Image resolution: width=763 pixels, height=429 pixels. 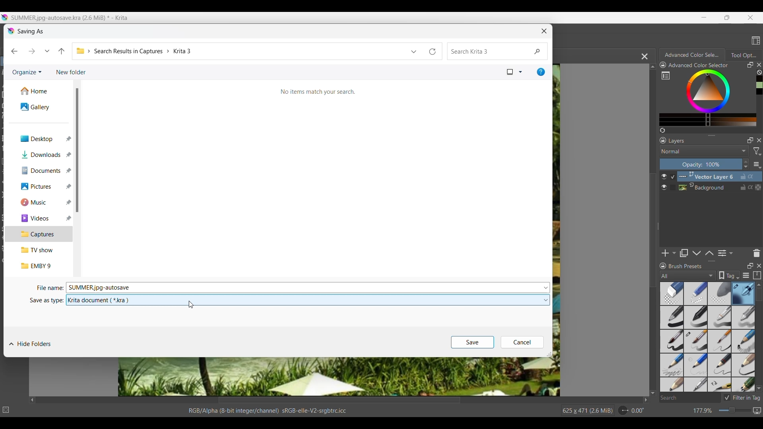 I want to click on Quick slide to bottom, so click(x=653, y=393).